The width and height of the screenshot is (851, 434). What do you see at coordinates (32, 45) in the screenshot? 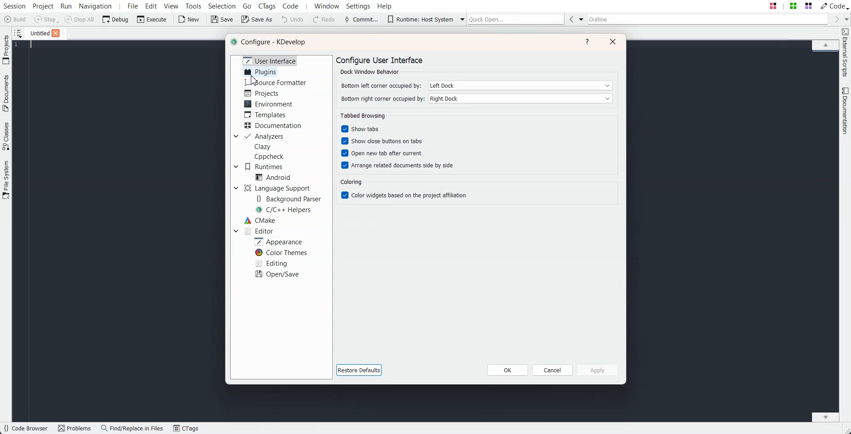
I see `Text Cursor` at bounding box center [32, 45].